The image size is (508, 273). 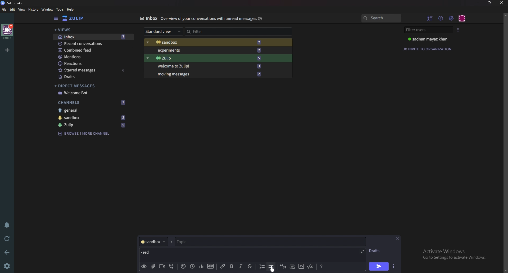 What do you see at coordinates (92, 125) in the screenshot?
I see `Zulip` at bounding box center [92, 125].